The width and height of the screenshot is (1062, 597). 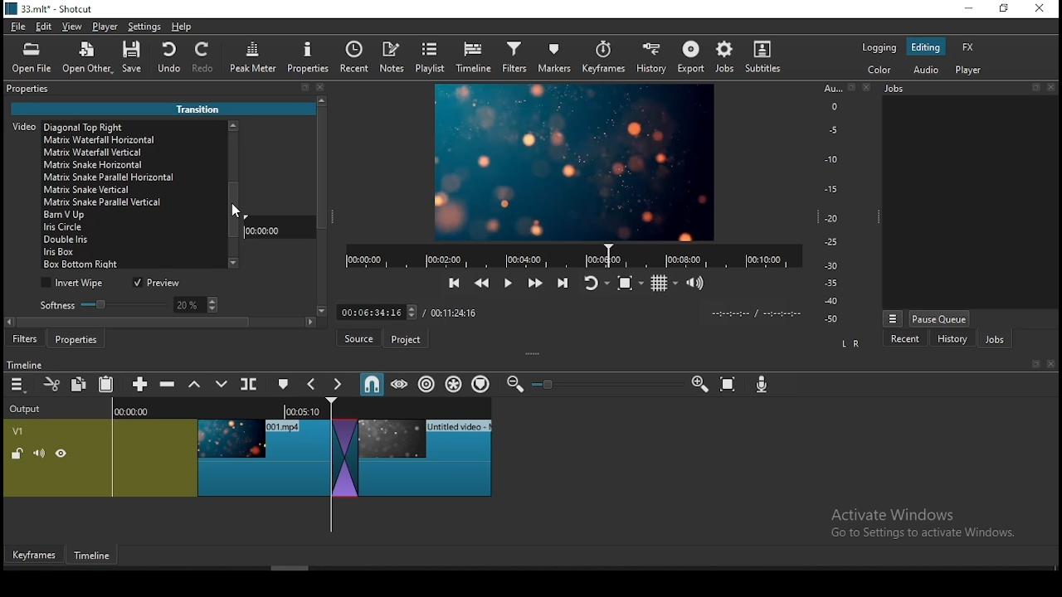 I want to click on scroll bar, so click(x=167, y=324).